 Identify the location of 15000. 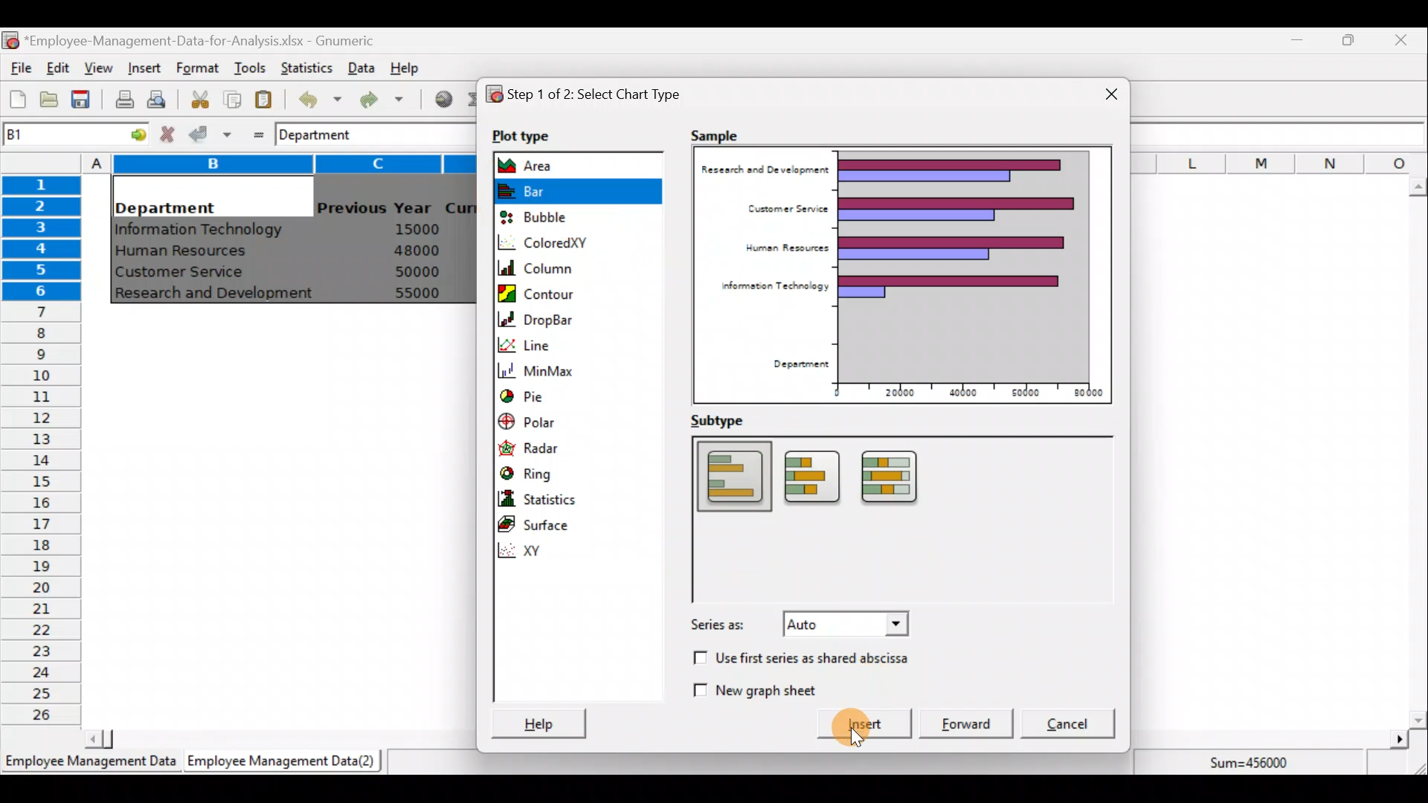
(411, 228).